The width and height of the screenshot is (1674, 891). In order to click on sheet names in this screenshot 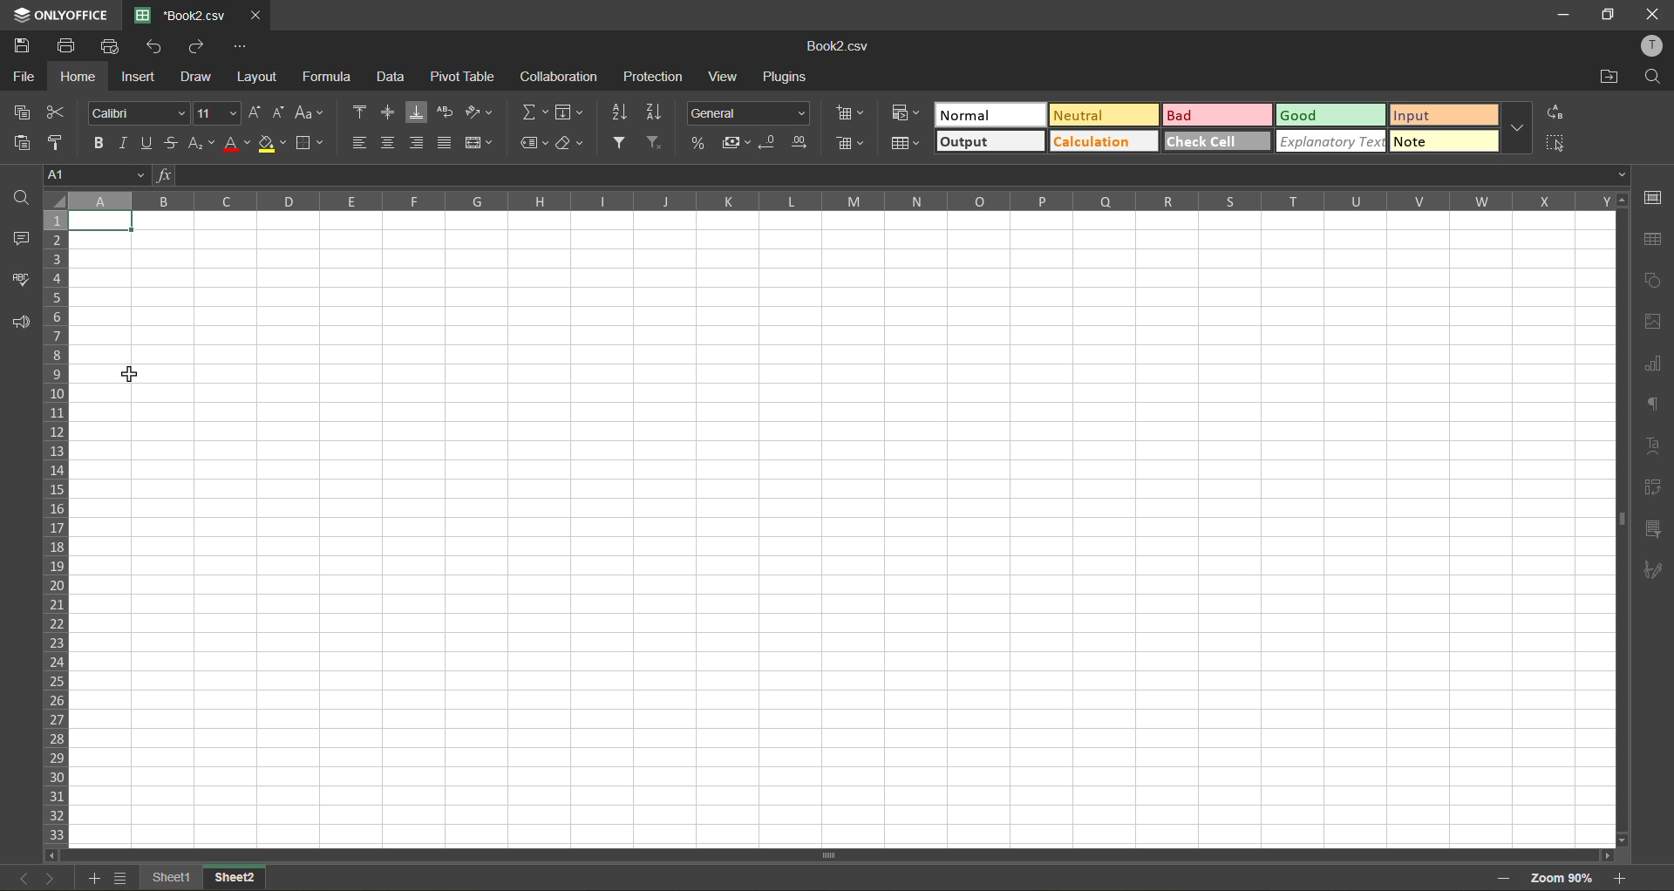, I will do `click(203, 876)`.